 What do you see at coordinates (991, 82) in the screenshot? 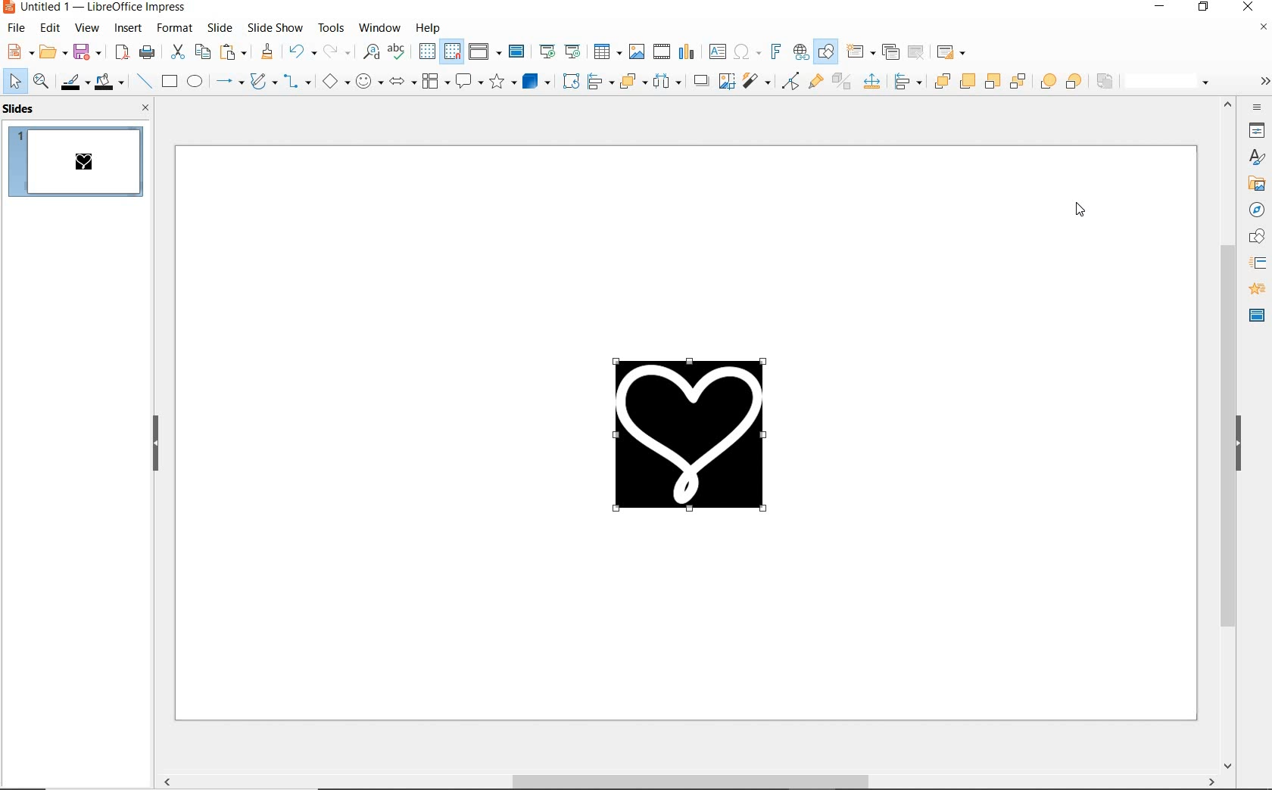
I see `send backward` at bounding box center [991, 82].